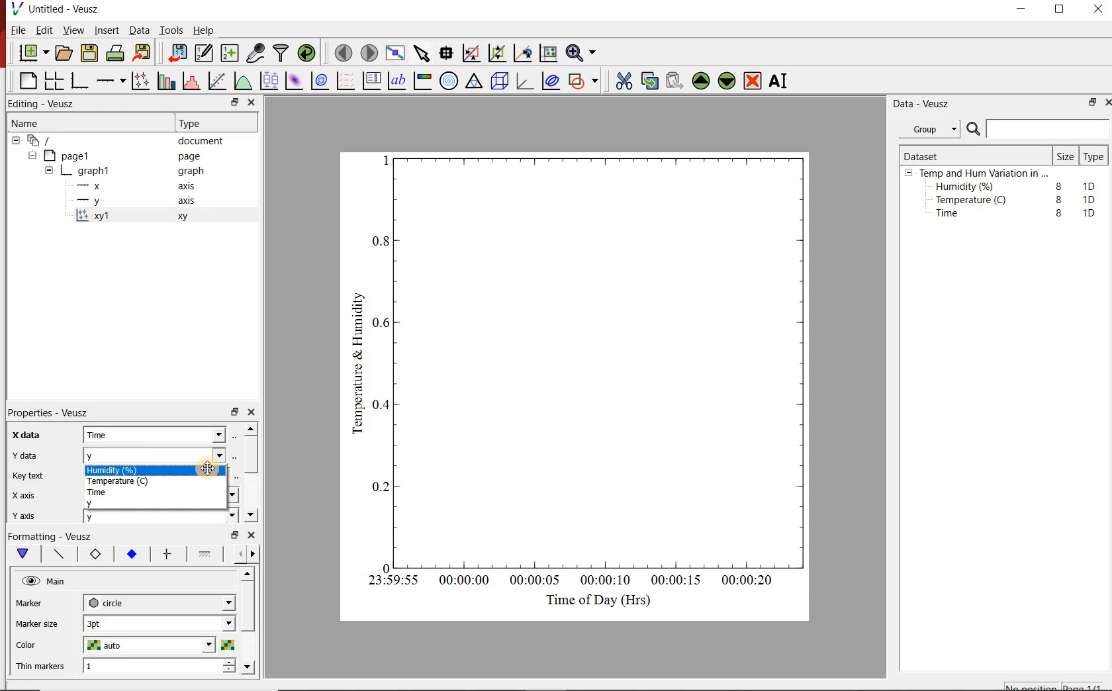 Image resolution: width=1112 pixels, height=691 pixels. Describe the element at coordinates (177, 52) in the screenshot. I see `import data into Veusz` at that location.